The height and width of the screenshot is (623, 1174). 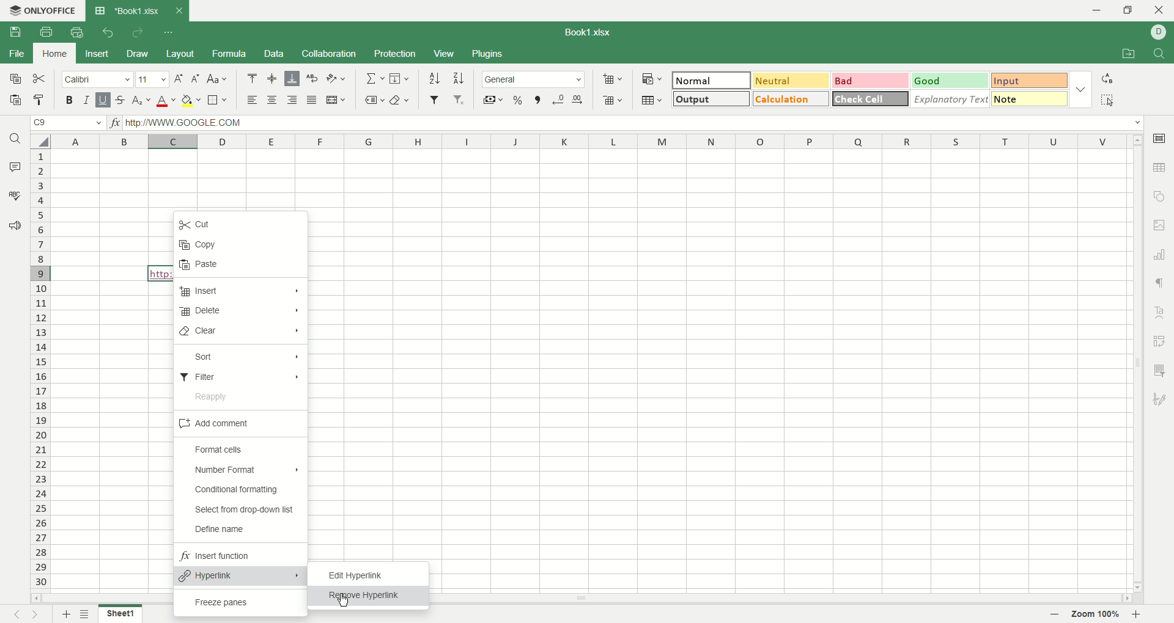 What do you see at coordinates (70, 124) in the screenshot?
I see `cell position` at bounding box center [70, 124].